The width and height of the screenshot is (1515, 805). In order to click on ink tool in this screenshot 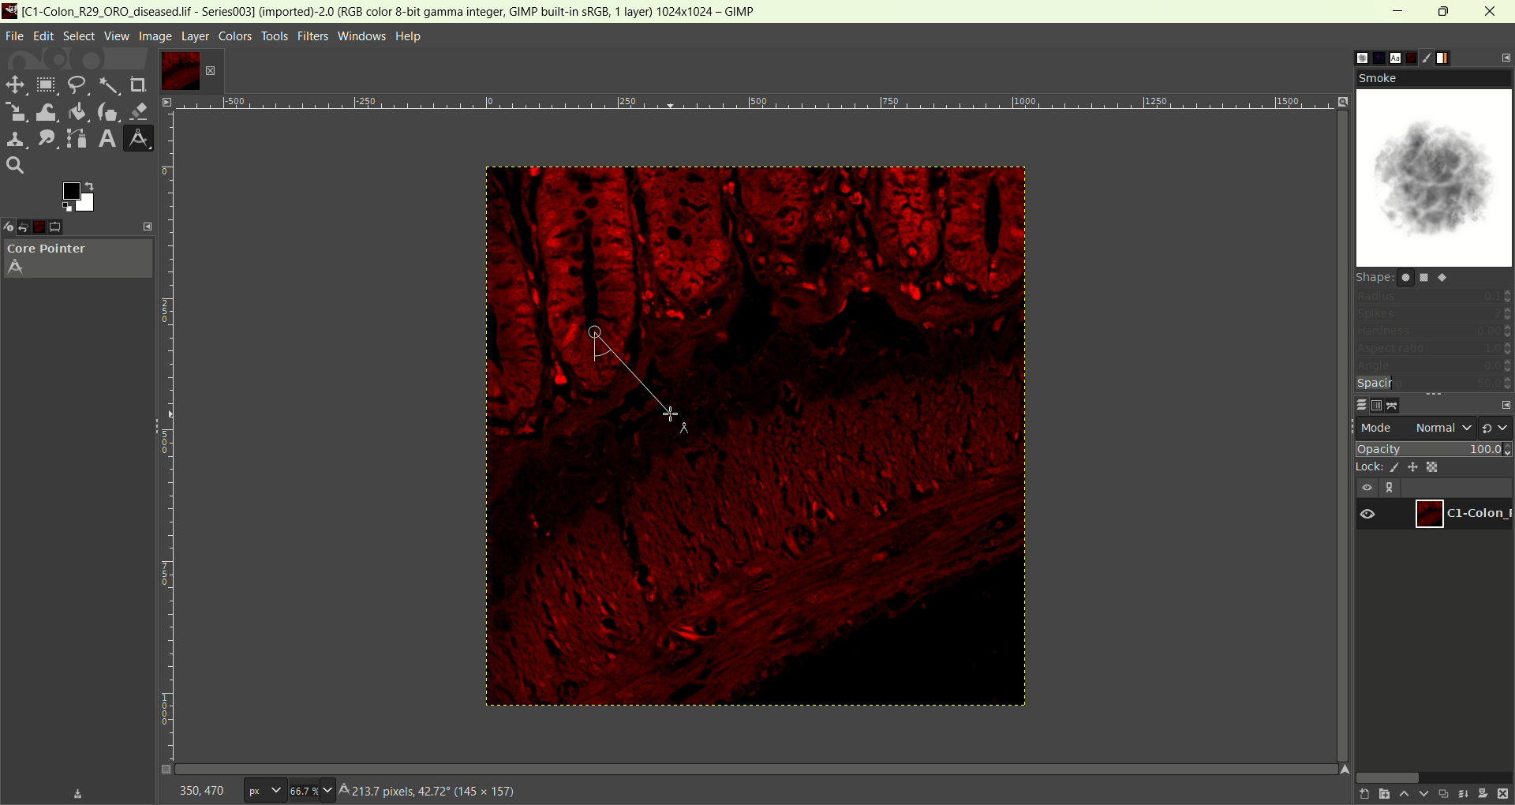, I will do `click(108, 111)`.